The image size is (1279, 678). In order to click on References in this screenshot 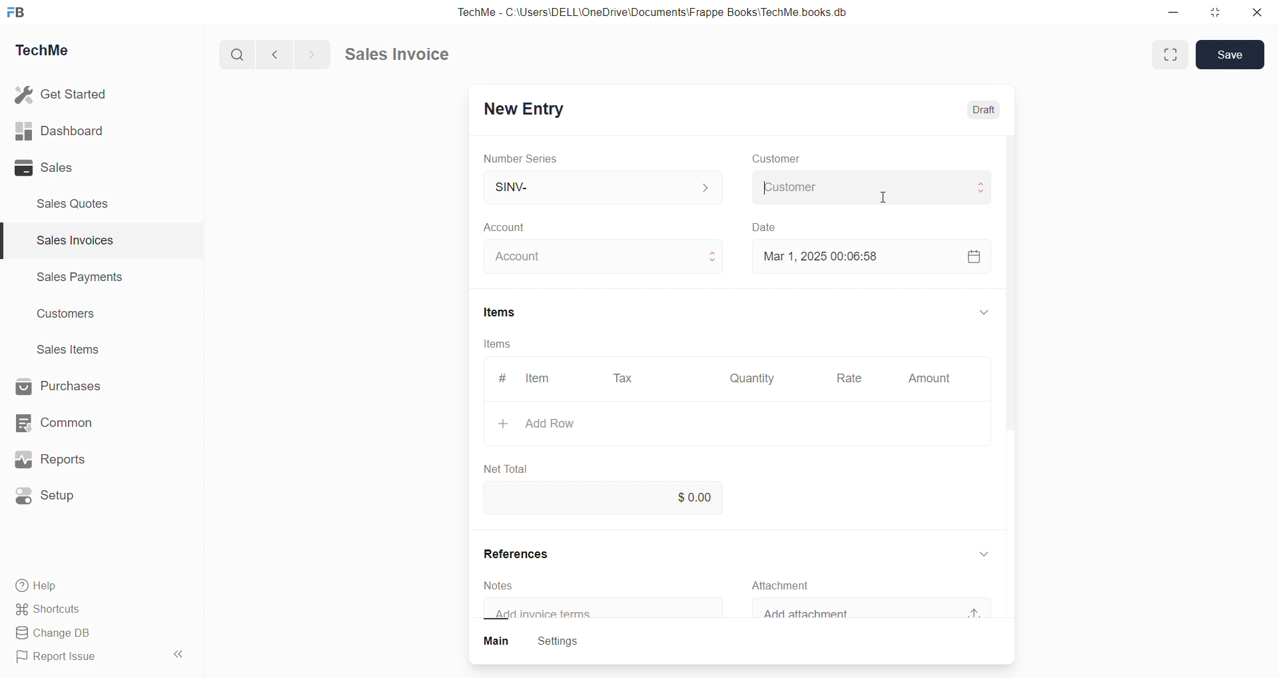, I will do `click(530, 554)`.